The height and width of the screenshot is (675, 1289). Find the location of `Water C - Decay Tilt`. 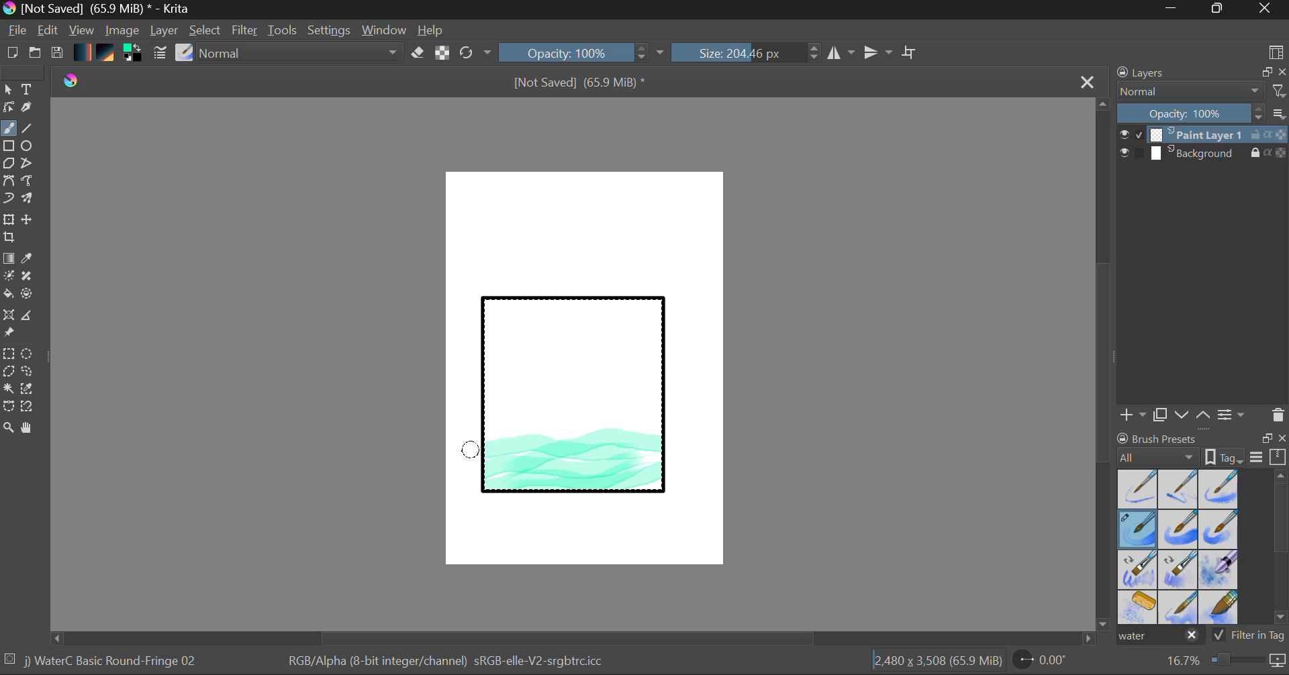

Water C - Decay Tilt is located at coordinates (1178, 568).